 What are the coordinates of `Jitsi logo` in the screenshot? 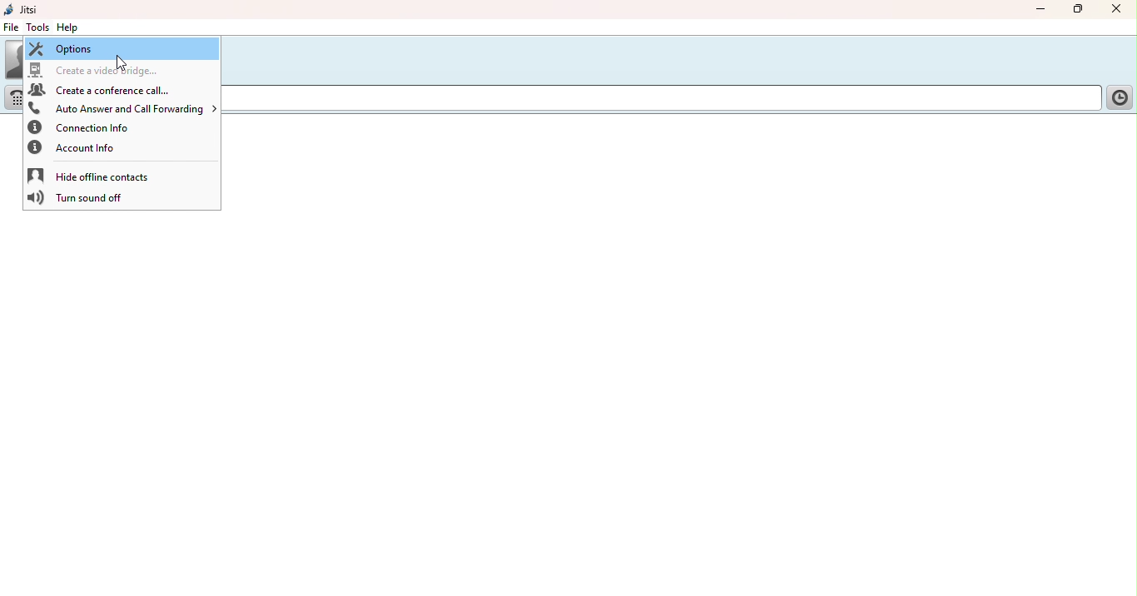 It's located at (24, 9).